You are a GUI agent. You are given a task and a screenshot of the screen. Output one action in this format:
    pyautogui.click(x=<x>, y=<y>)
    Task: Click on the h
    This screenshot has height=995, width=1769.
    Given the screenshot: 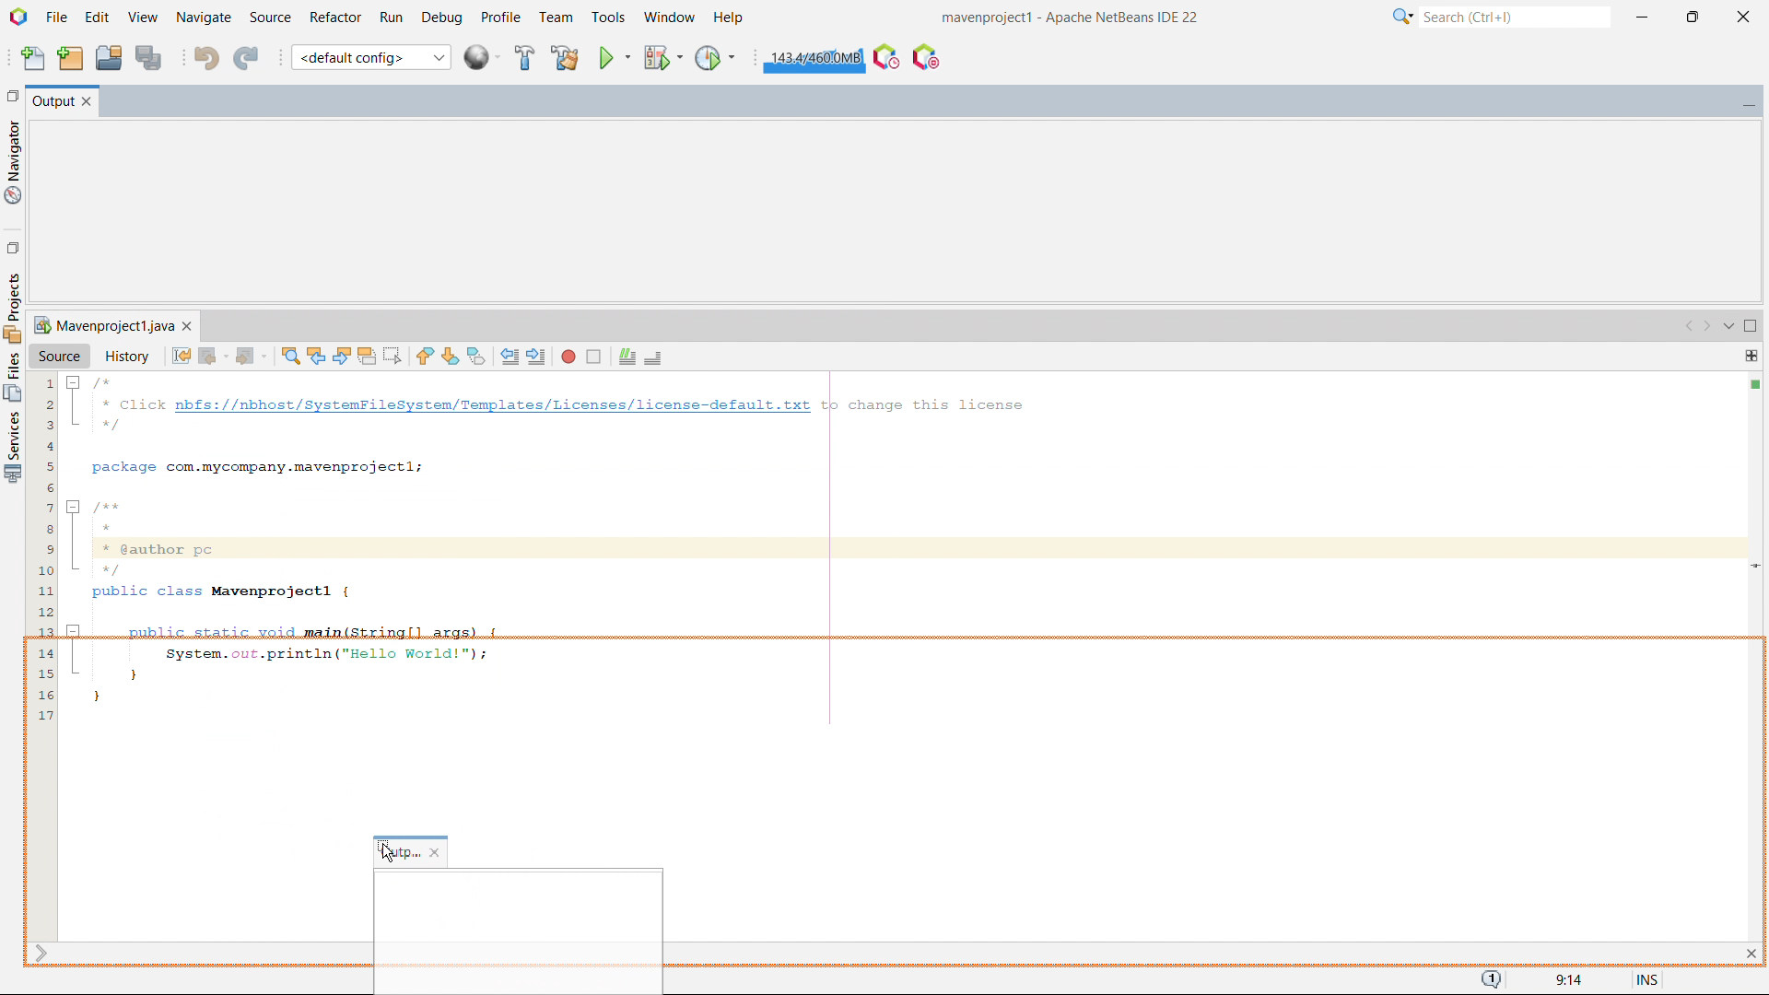 What is the action you would take?
    pyautogui.click(x=731, y=18)
    